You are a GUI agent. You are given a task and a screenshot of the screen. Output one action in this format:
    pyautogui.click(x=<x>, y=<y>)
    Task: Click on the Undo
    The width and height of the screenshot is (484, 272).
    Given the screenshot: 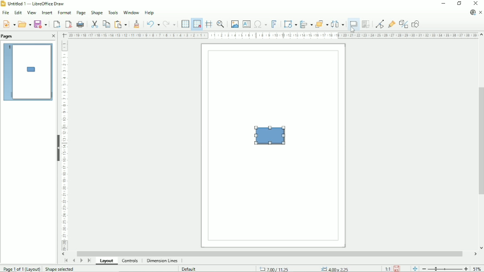 What is the action you would take?
    pyautogui.click(x=152, y=24)
    